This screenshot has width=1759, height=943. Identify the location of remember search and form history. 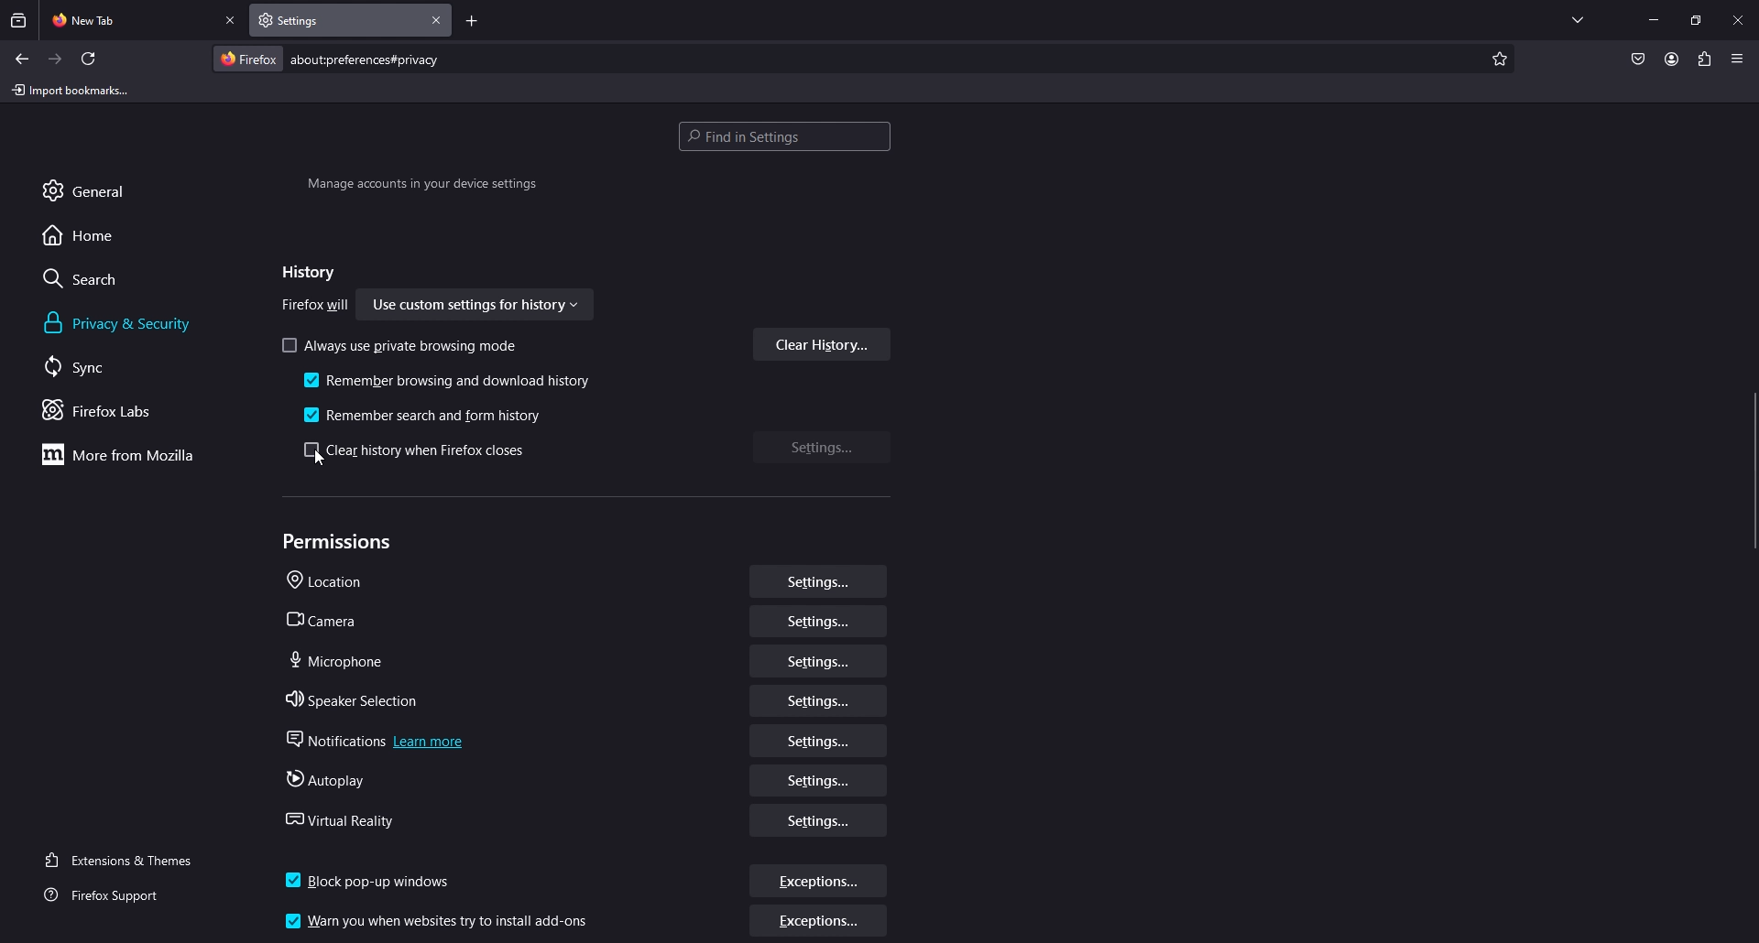
(430, 413).